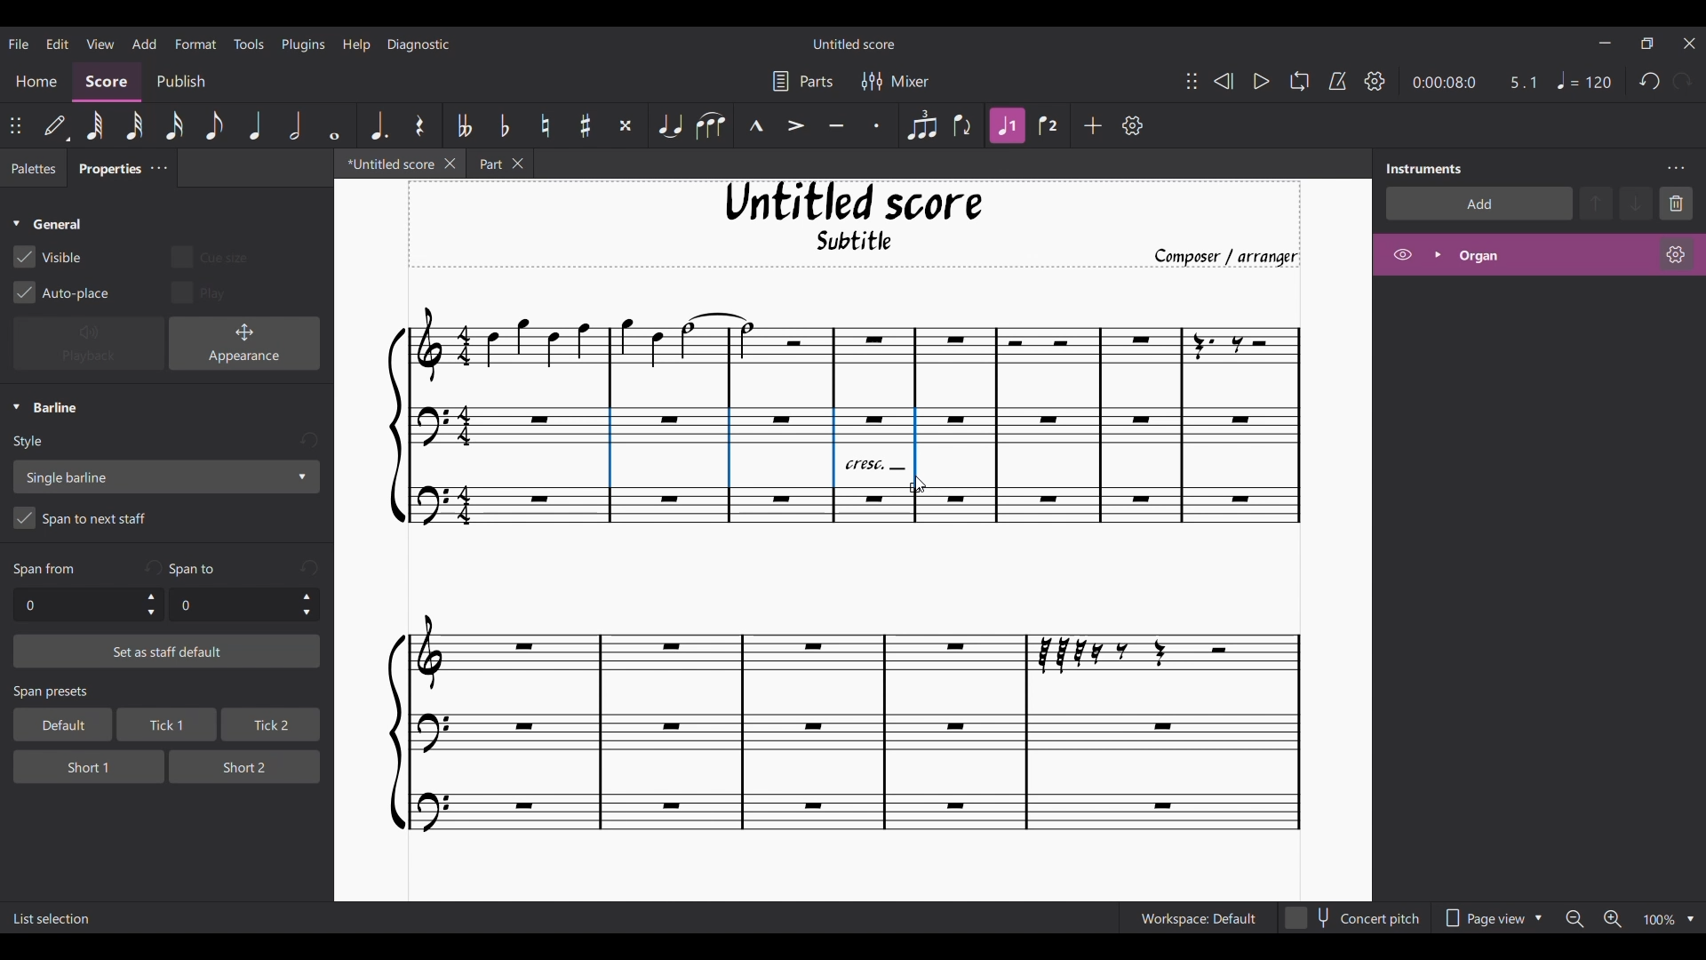 Image resolution: width=1706 pixels, height=960 pixels. What do you see at coordinates (209, 256) in the screenshot?
I see `Toggle for Cue size` at bounding box center [209, 256].